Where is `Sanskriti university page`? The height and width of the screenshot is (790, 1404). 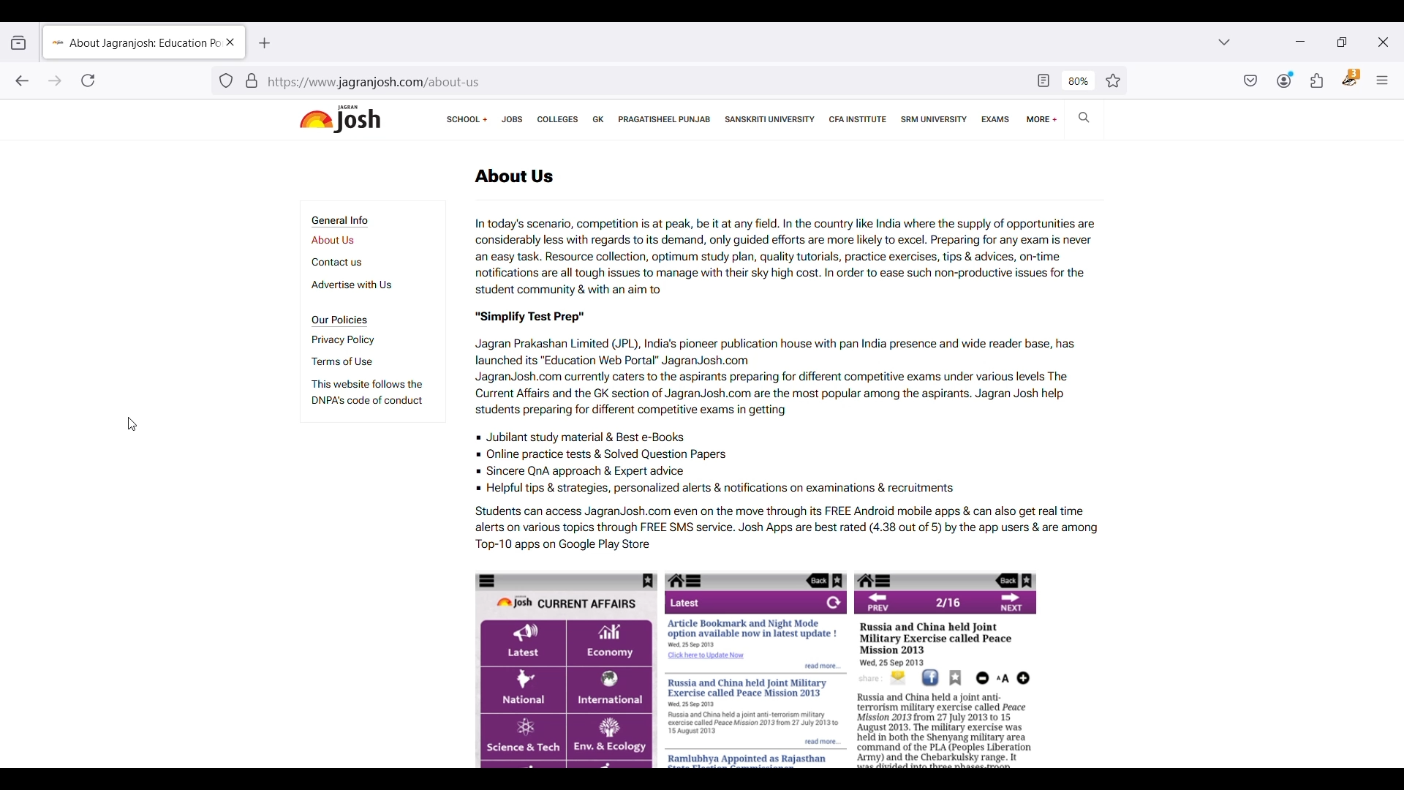 Sanskriti university page is located at coordinates (770, 119).